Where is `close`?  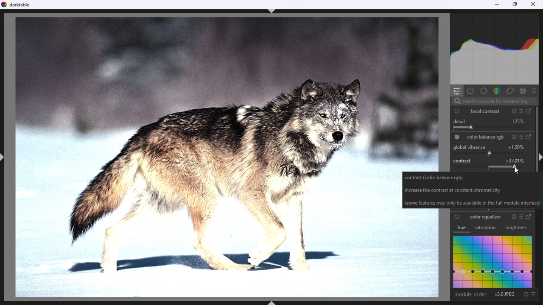 close is located at coordinates (535, 5).